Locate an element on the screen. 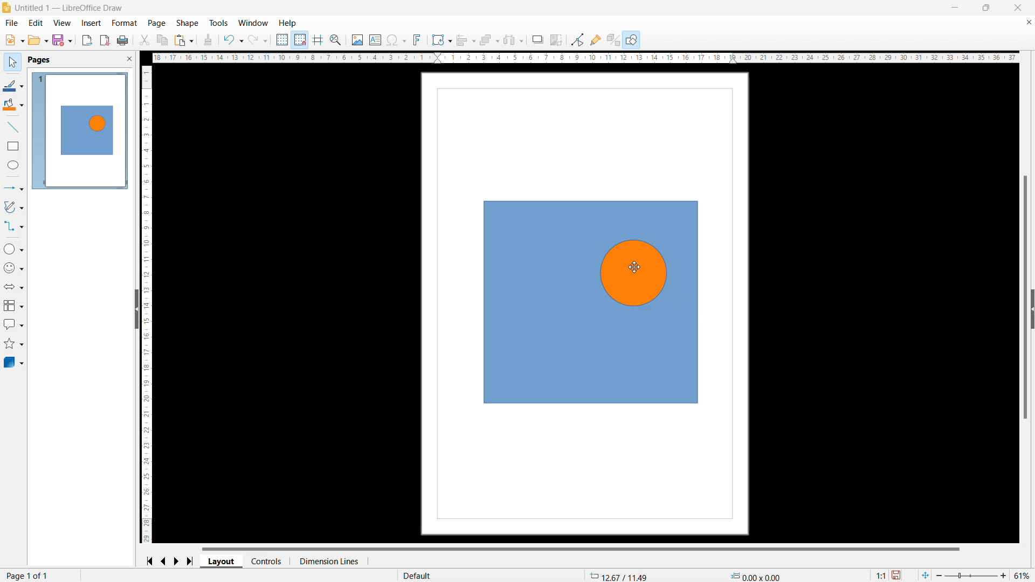 The width and height of the screenshot is (1035, 582). lines and arrows is located at coordinates (13, 189).